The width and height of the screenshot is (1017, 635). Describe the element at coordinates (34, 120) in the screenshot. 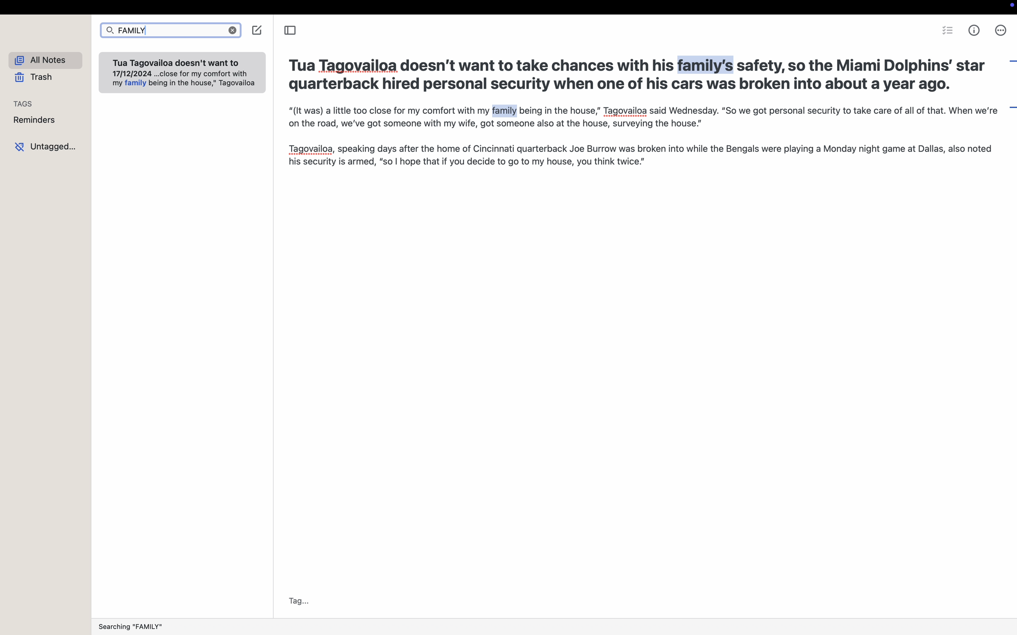

I see `reminders` at that location.